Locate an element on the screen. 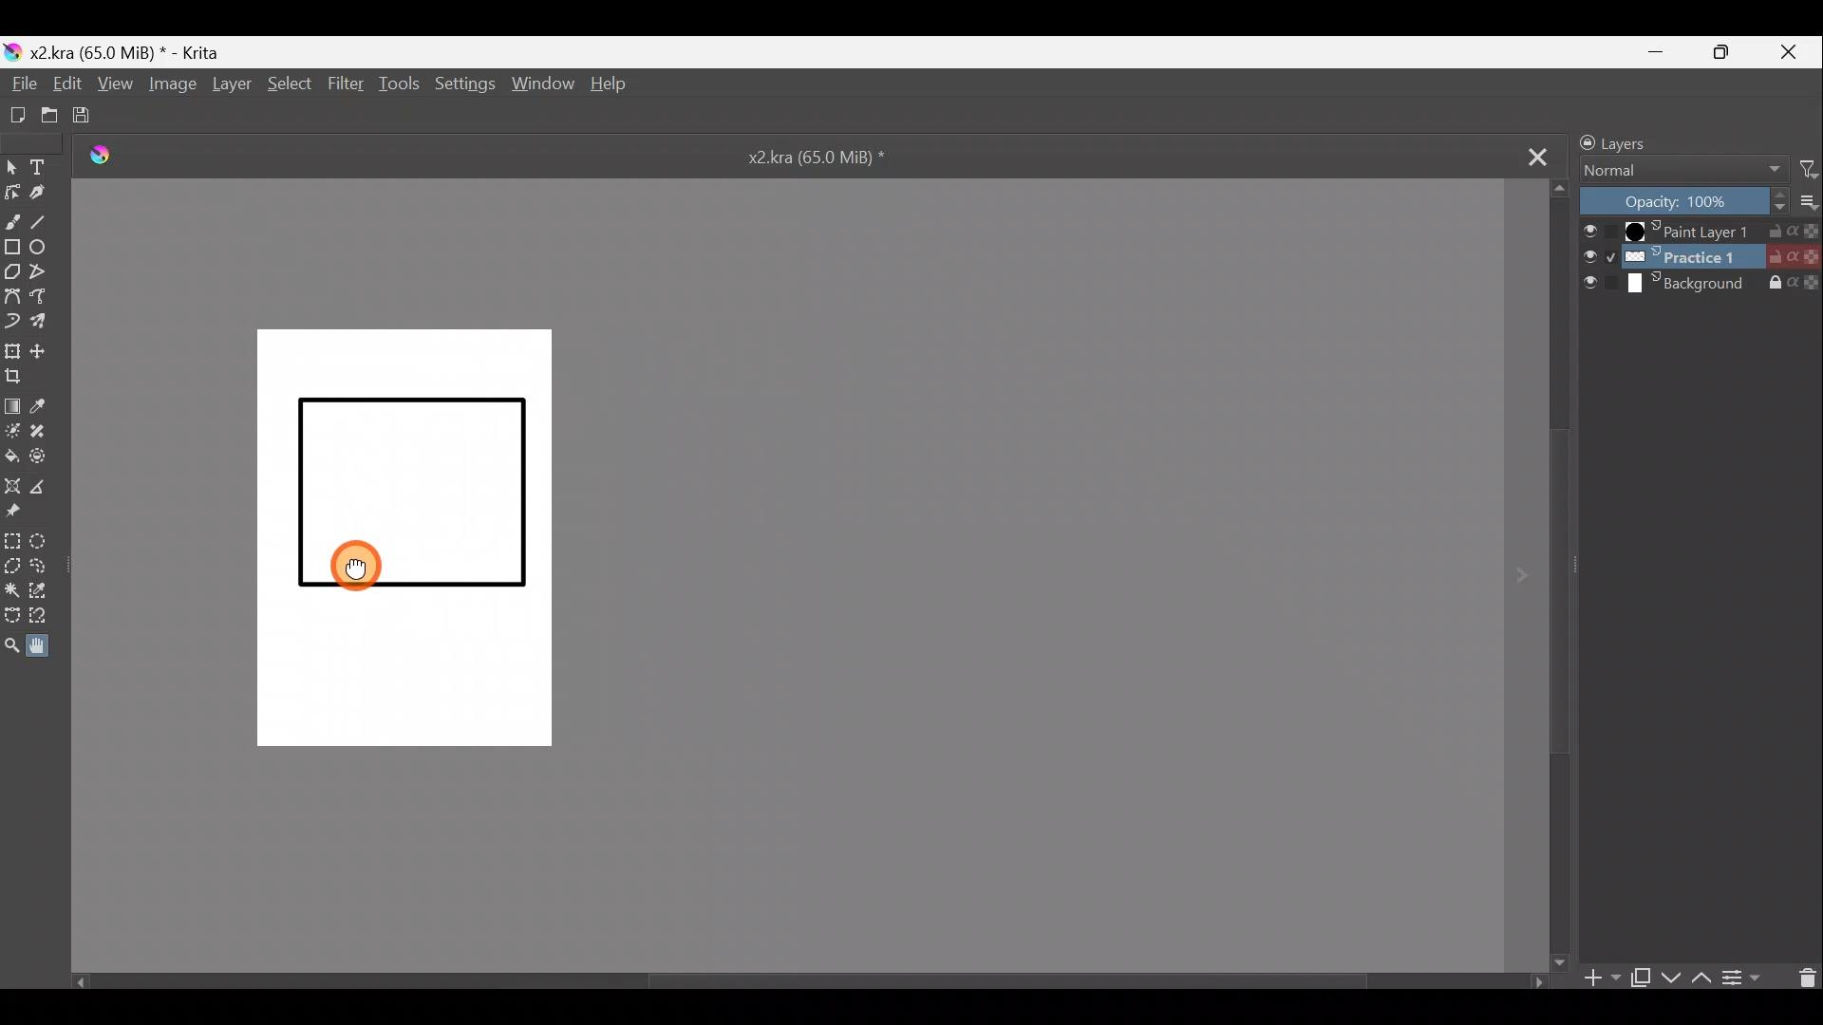  Transform a layer/selection is located at coordinates (11, 349).